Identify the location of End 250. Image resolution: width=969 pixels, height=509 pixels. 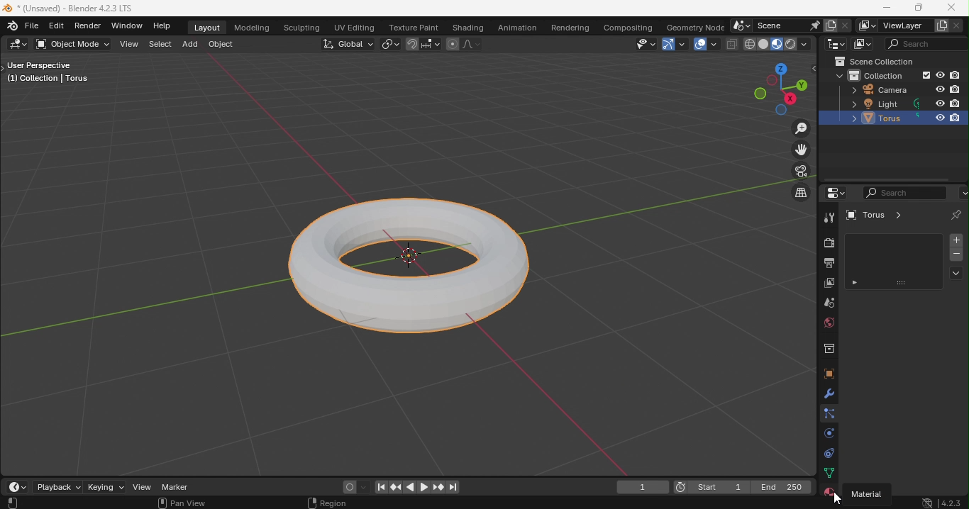
(780, 488).